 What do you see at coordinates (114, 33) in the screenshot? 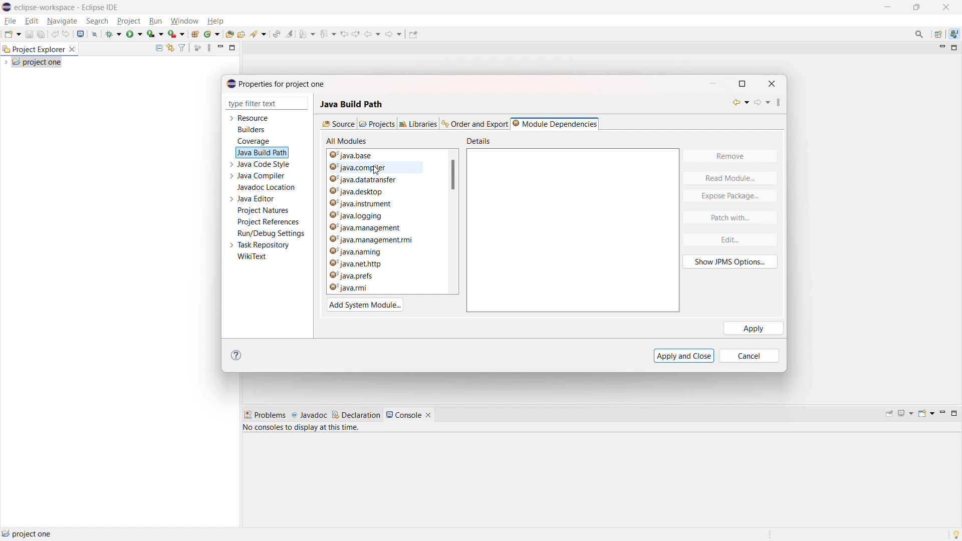
I see `debug` at bounding box center [114, 33].